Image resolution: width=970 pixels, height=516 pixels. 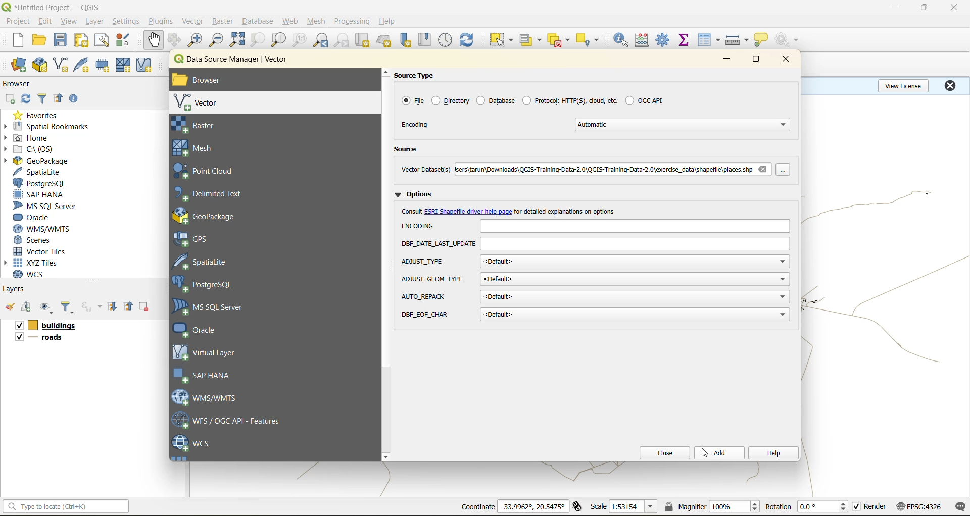 What do you see at coordinates (154, 40) in the screenshot?
I see `pan map` at bounding box center [154, 40].